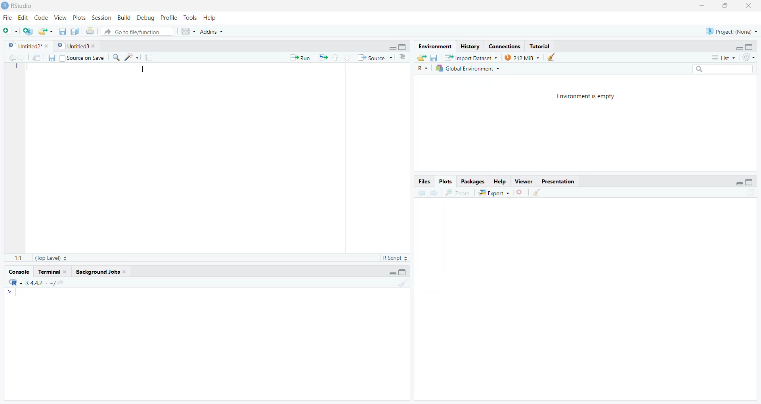  I want to click on packages, so click(470, 181).